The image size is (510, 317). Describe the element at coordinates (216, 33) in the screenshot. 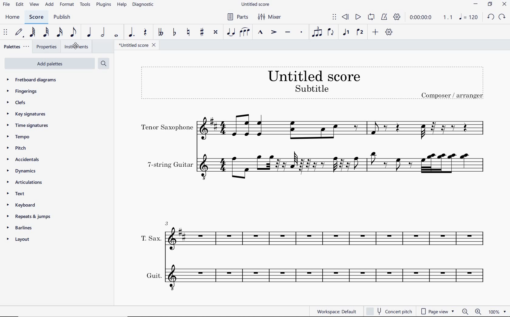

I see `TOGGLE DOUBLE-SHARP` at that location.